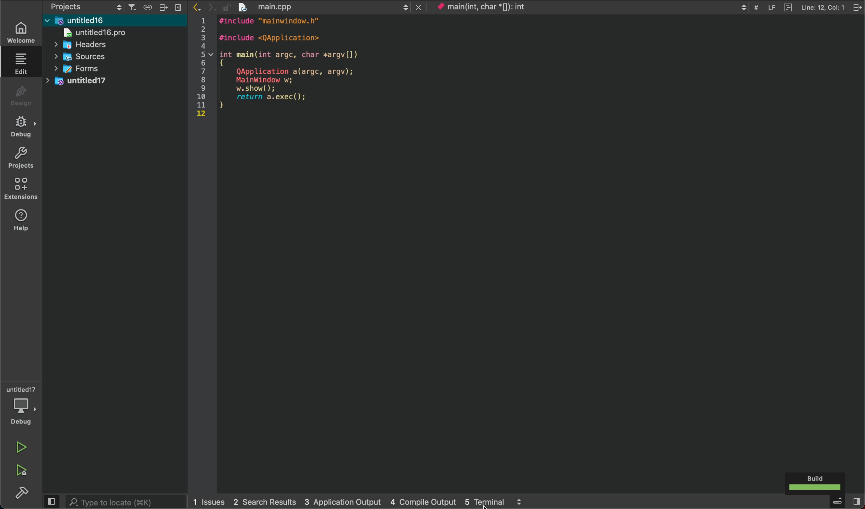 The height and width of the screenshot is (509, 865). Describe the element at coordinates (20, 126) in the screenshot. I see `debug` at that location.